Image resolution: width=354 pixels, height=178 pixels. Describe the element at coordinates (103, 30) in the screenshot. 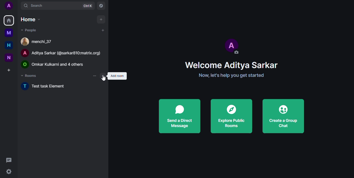

I see `add` at that location.